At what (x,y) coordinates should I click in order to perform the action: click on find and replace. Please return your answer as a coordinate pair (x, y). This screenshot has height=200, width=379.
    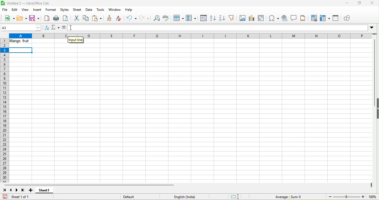
    Looking at the image, I should click on (156, 19).